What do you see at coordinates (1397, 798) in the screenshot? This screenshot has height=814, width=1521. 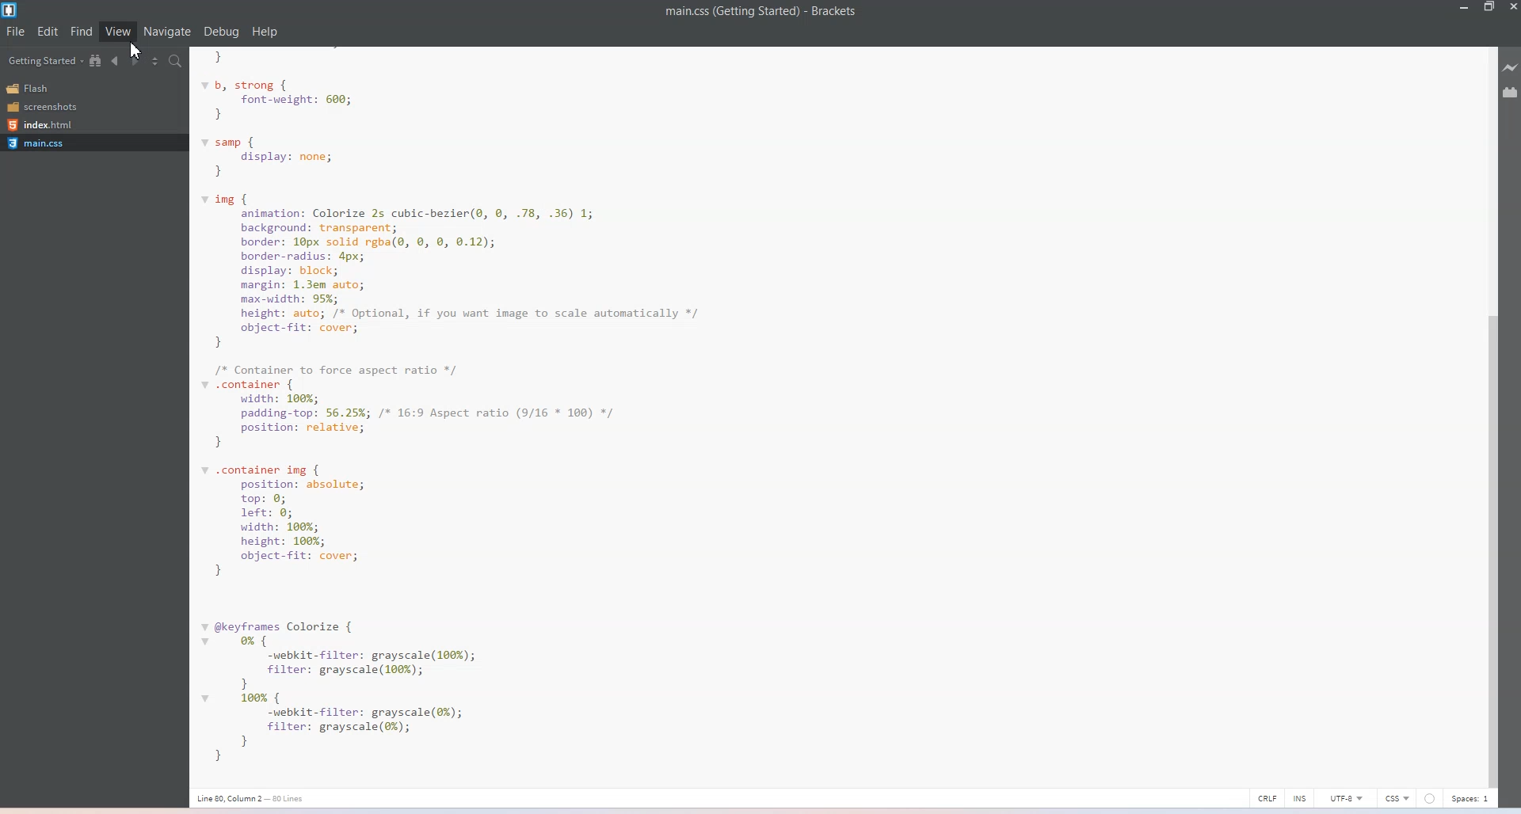 I see `CSS` at bounding box center [1397, 798].